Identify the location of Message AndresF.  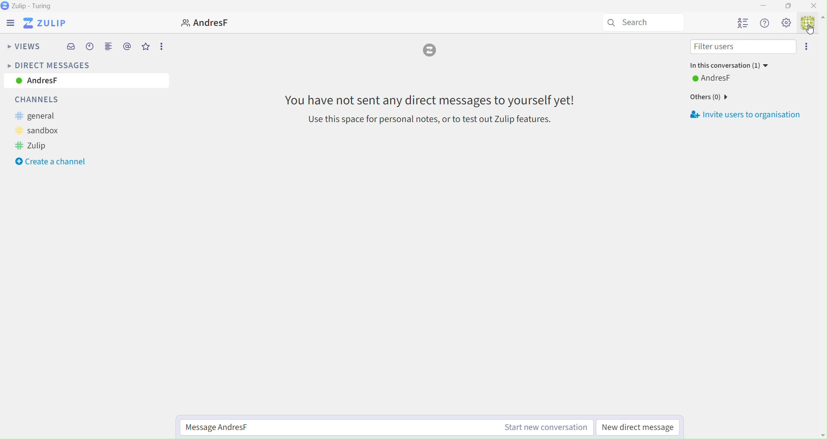
(388, 427).